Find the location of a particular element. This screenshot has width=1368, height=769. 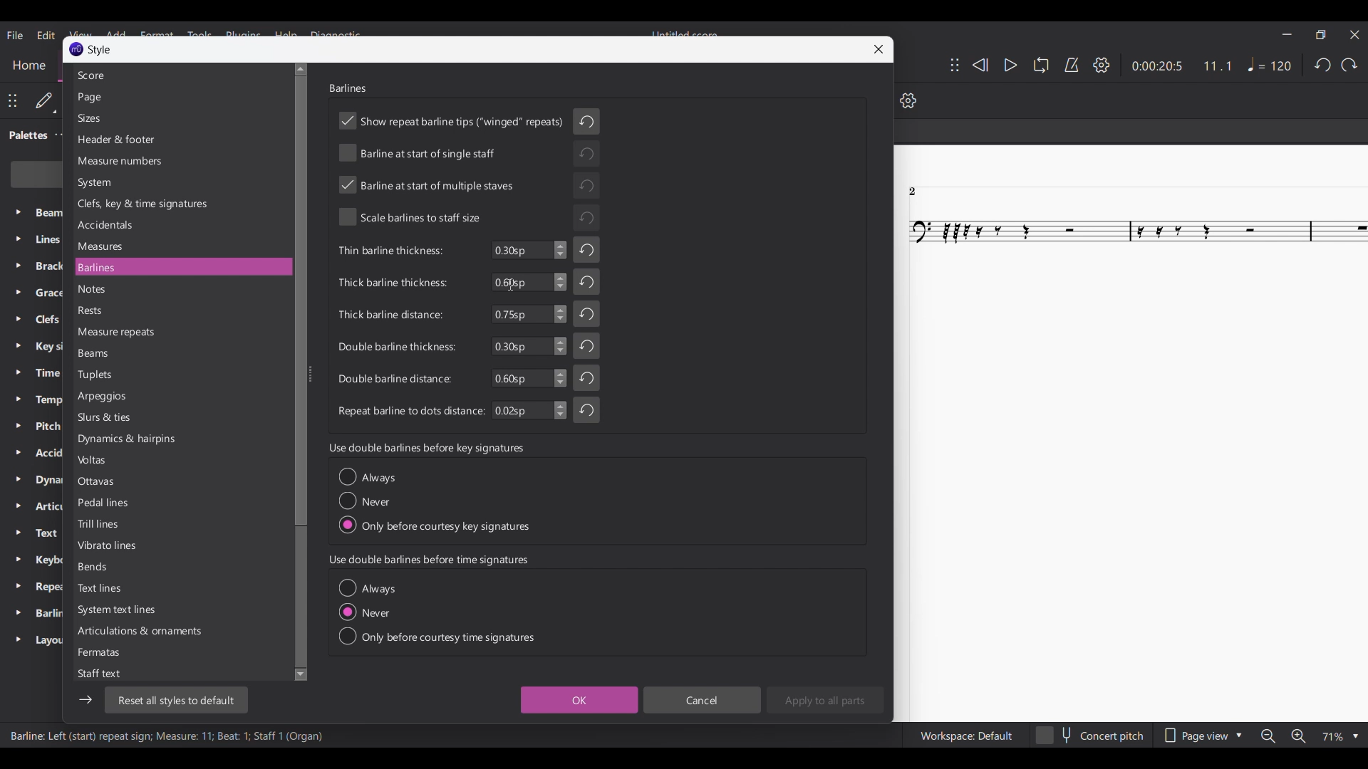

Section title is located at coordinates (426, 448).